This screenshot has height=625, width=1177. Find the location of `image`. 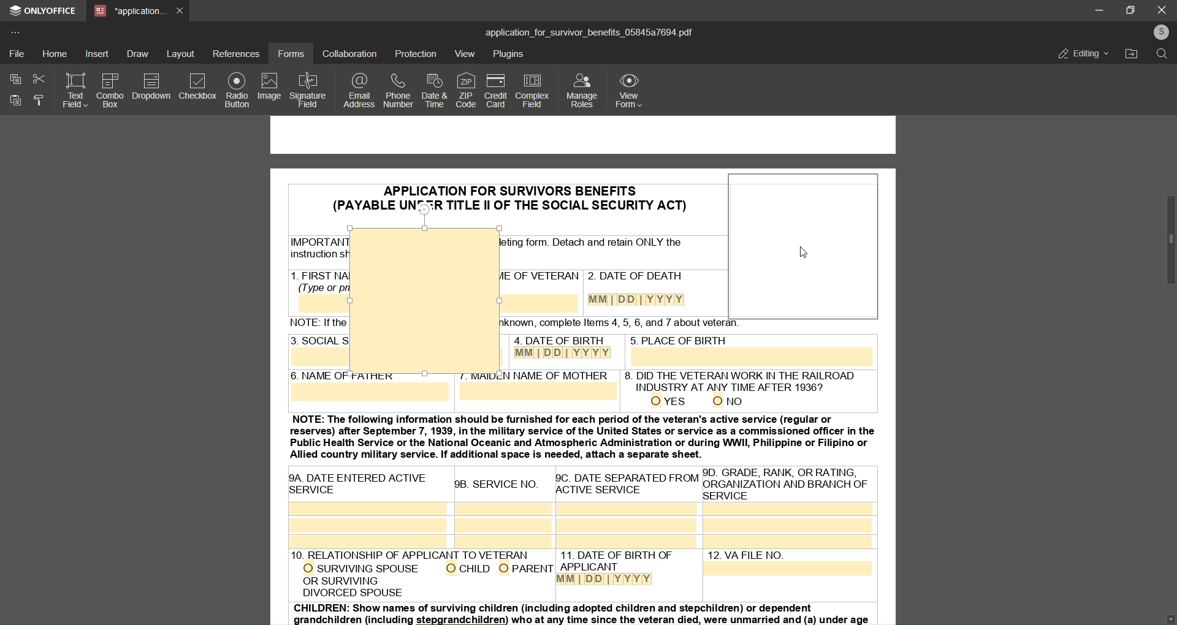

image is located at coordinates (269, 88).